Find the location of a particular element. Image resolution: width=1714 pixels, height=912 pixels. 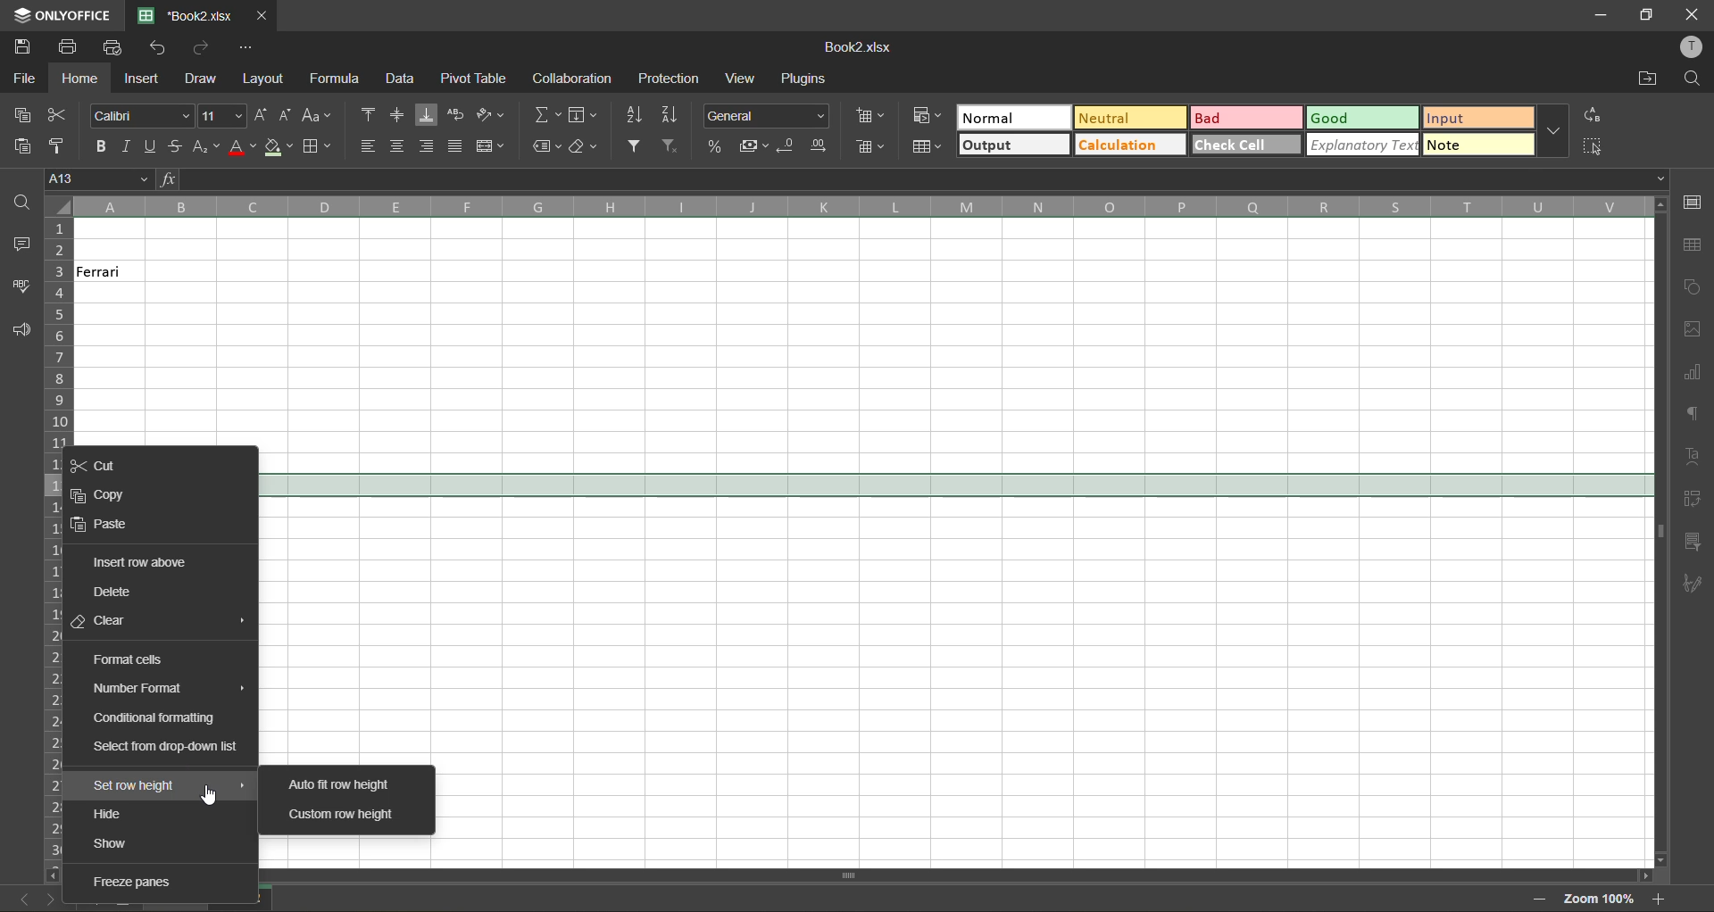

zoom out is located at coordinates (1533, 898).